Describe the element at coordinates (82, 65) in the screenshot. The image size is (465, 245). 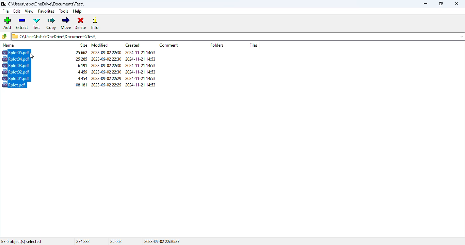
I see `size` at that location.